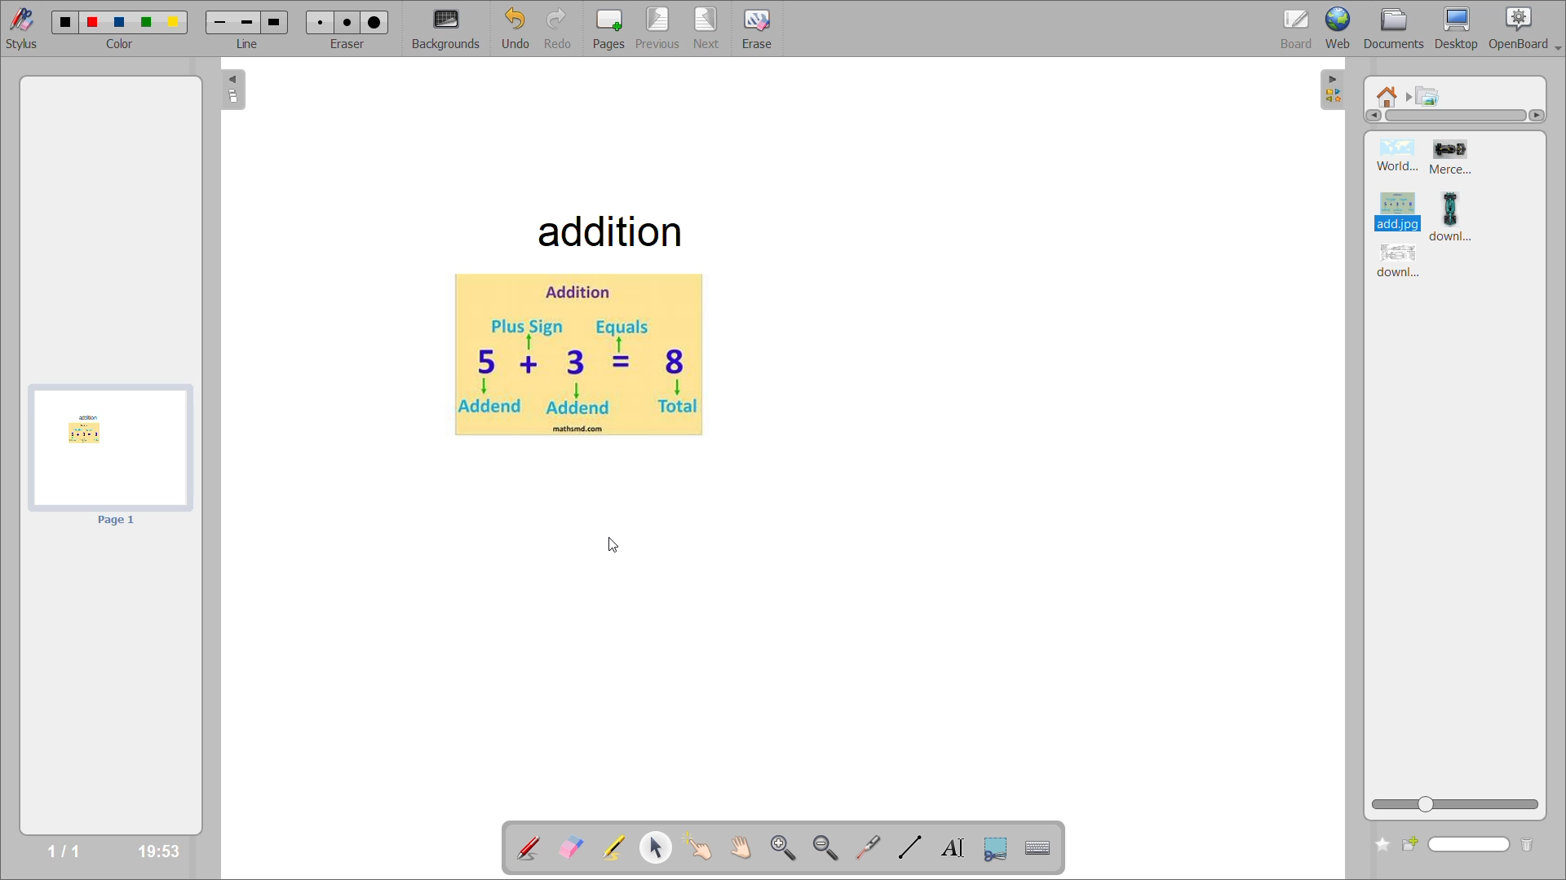 This screenshot has height=880, width=1566. What do you see at coordinates (343, 22) in the screenshot?
I see `eraser 2` at bounding box center [343, 22].